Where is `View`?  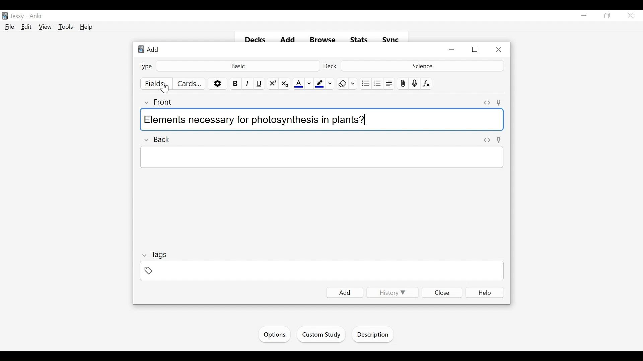 View is located at coordinates (46, 27).